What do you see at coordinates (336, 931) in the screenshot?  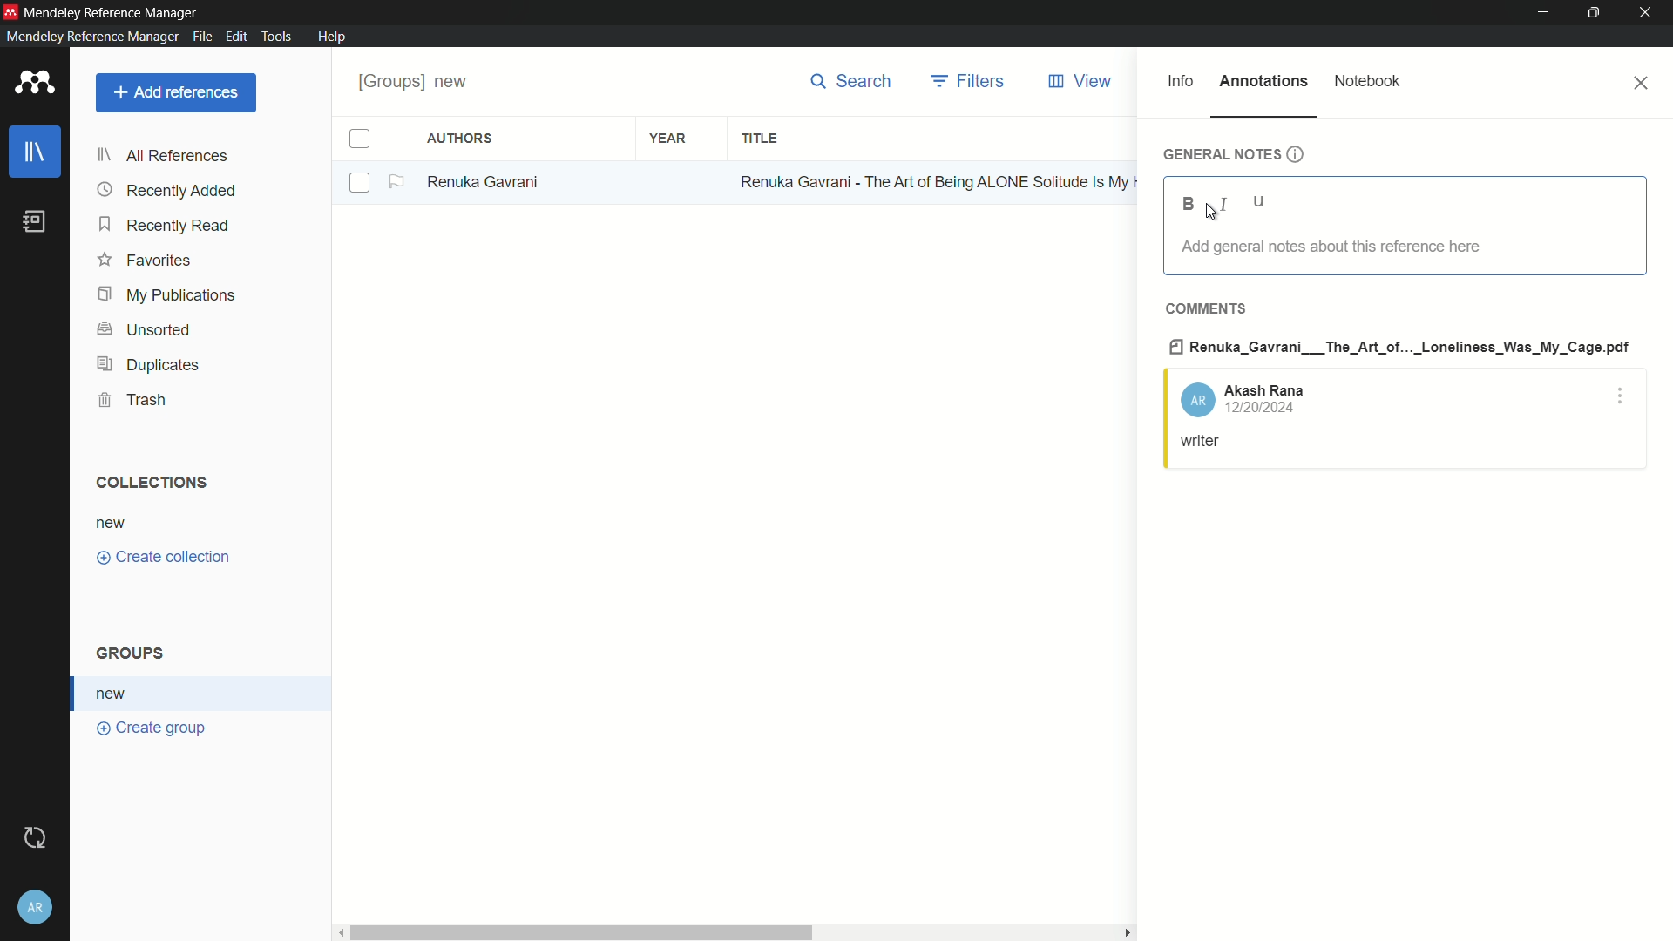 I see `scroll left` at bounding box center [336, 931].